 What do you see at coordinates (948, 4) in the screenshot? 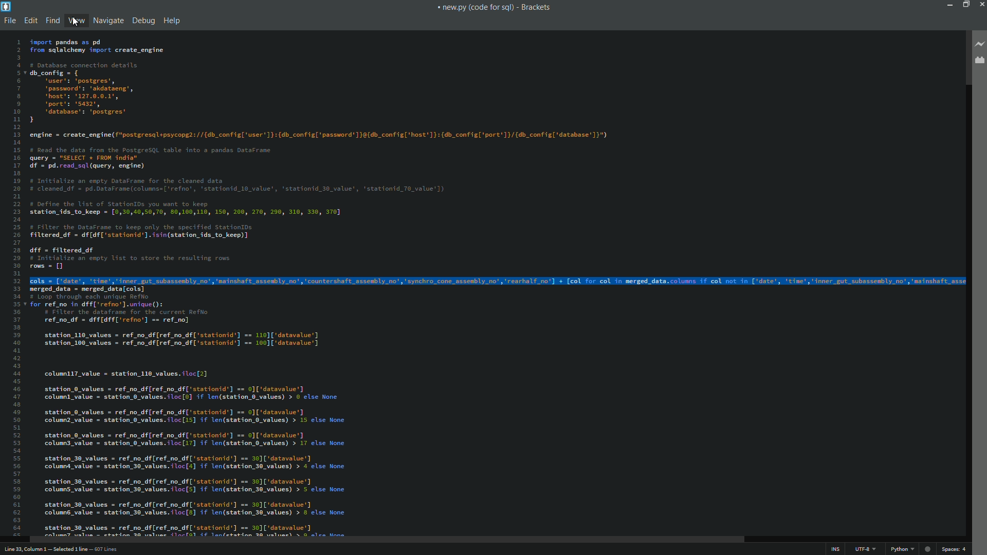
I see `minimize` at bounding box center [948, 4].